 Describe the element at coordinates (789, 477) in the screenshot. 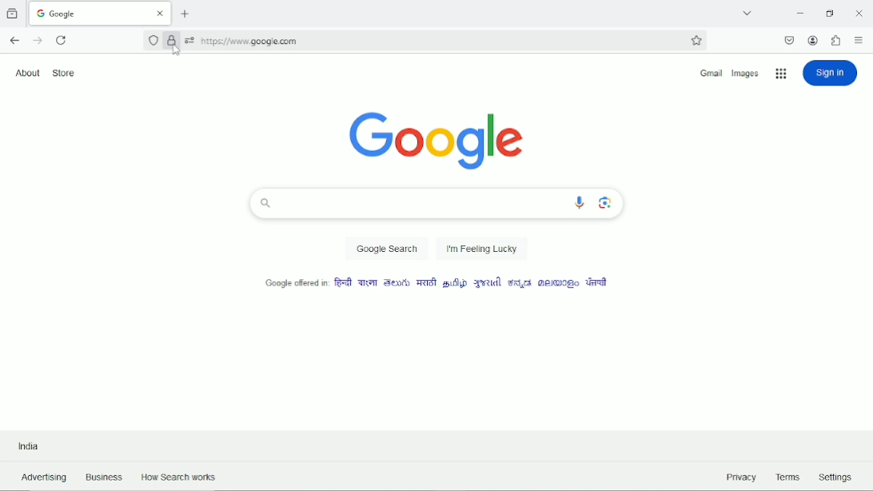

I see `Terms` at that location.